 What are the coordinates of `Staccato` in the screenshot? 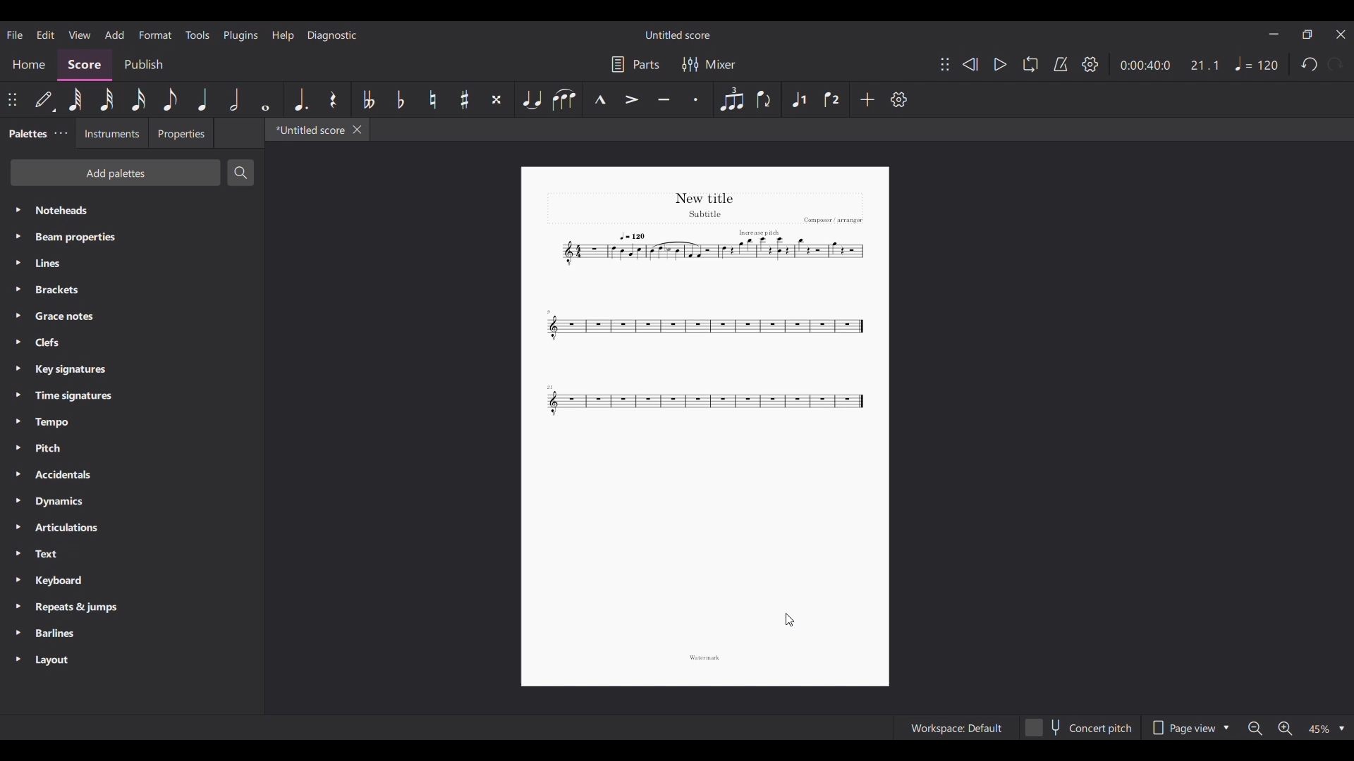 It's located at (696, 99).